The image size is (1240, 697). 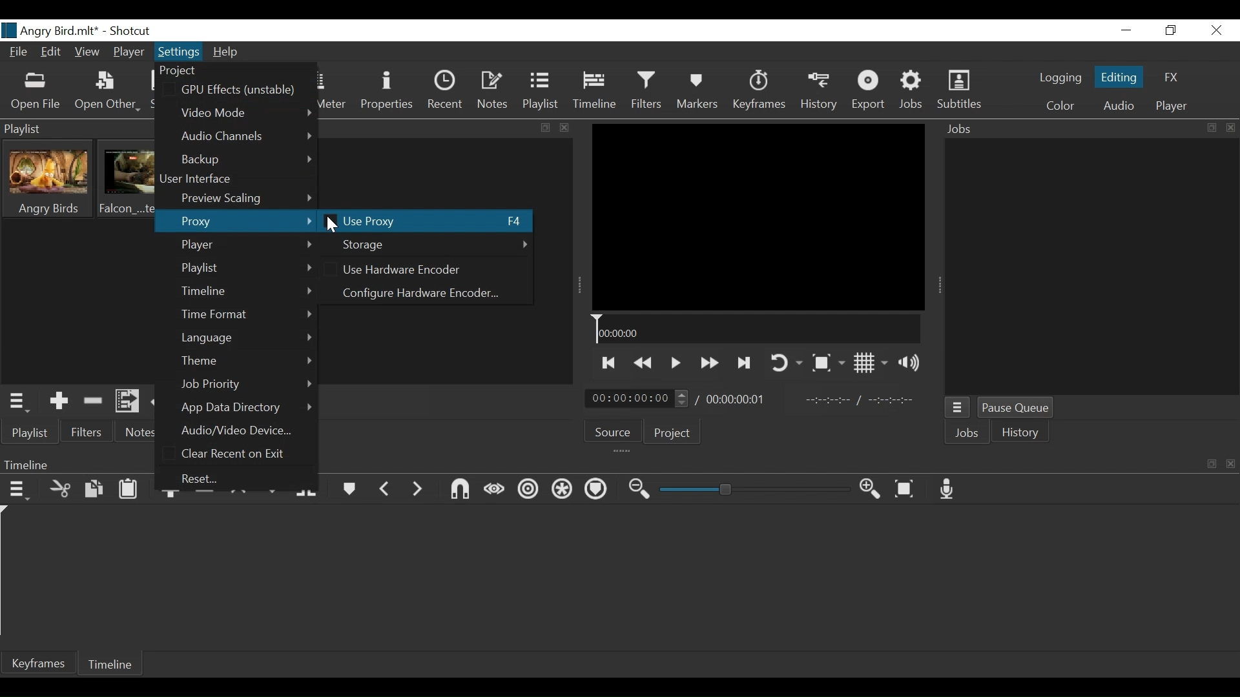 What do you see at coordinates (526, 489) in the screenshot?
I see `Ripple` at bounding box center [526, 489].